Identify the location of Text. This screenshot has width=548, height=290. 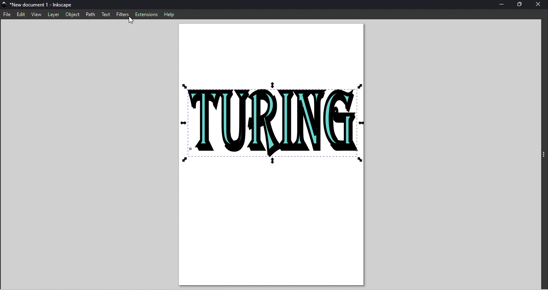
(105, 14).